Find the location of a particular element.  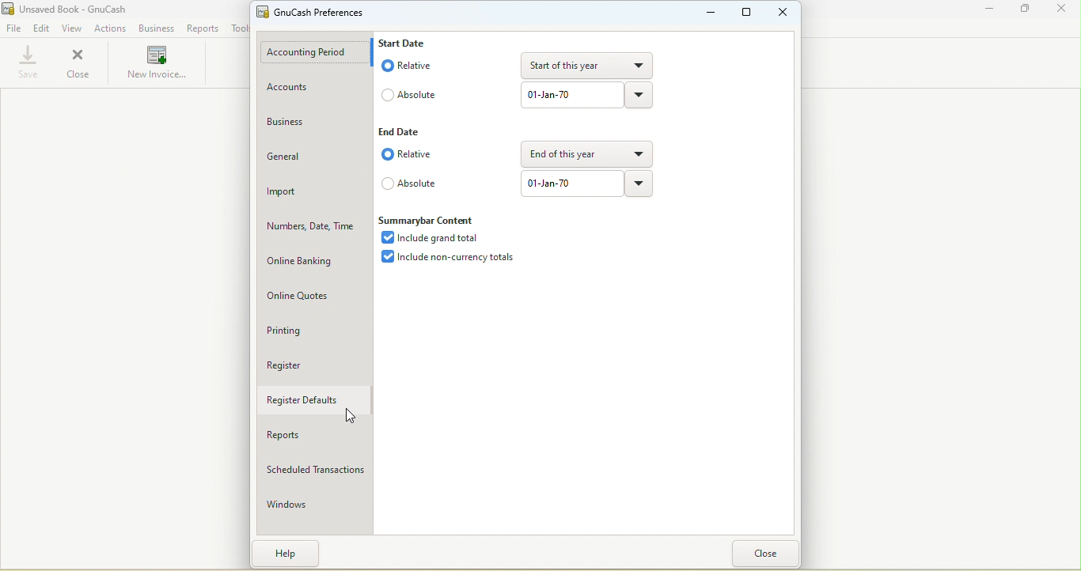

GnuCash preferences is located at coordinates (313, 13).